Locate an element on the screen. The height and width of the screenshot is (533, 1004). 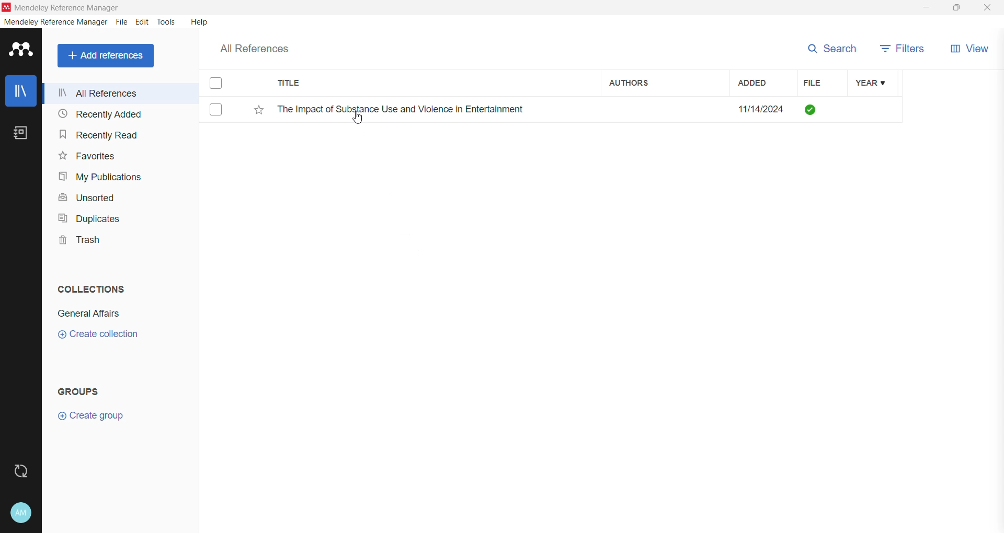
Author name is located at coordinates (667, 109).